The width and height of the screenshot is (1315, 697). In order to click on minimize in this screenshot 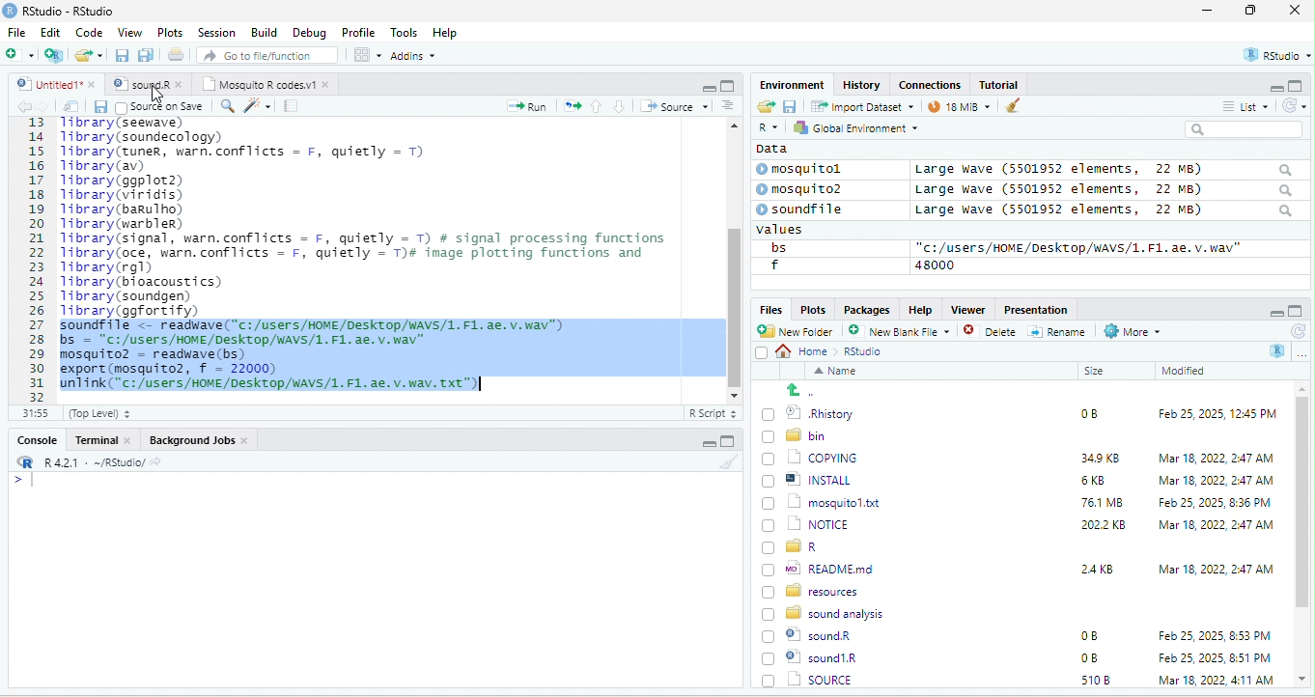, I will do `click(708, 87)`.